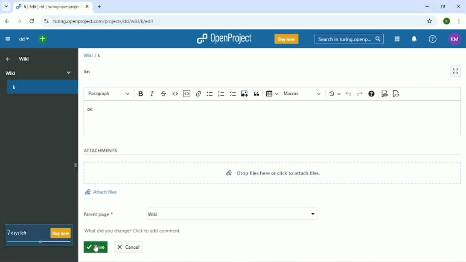 This screenshot has width=466, height=262. What do you see at coordinates (99, 55) in the screenshot?
I see `k` at bounding box center [99, 55].